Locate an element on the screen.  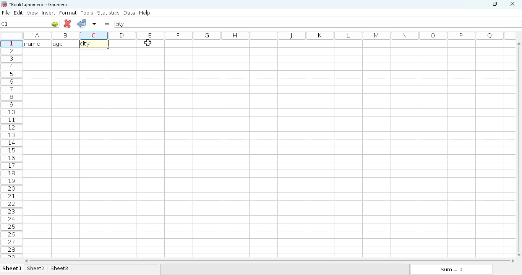
file is located at coordinates (6, 13).